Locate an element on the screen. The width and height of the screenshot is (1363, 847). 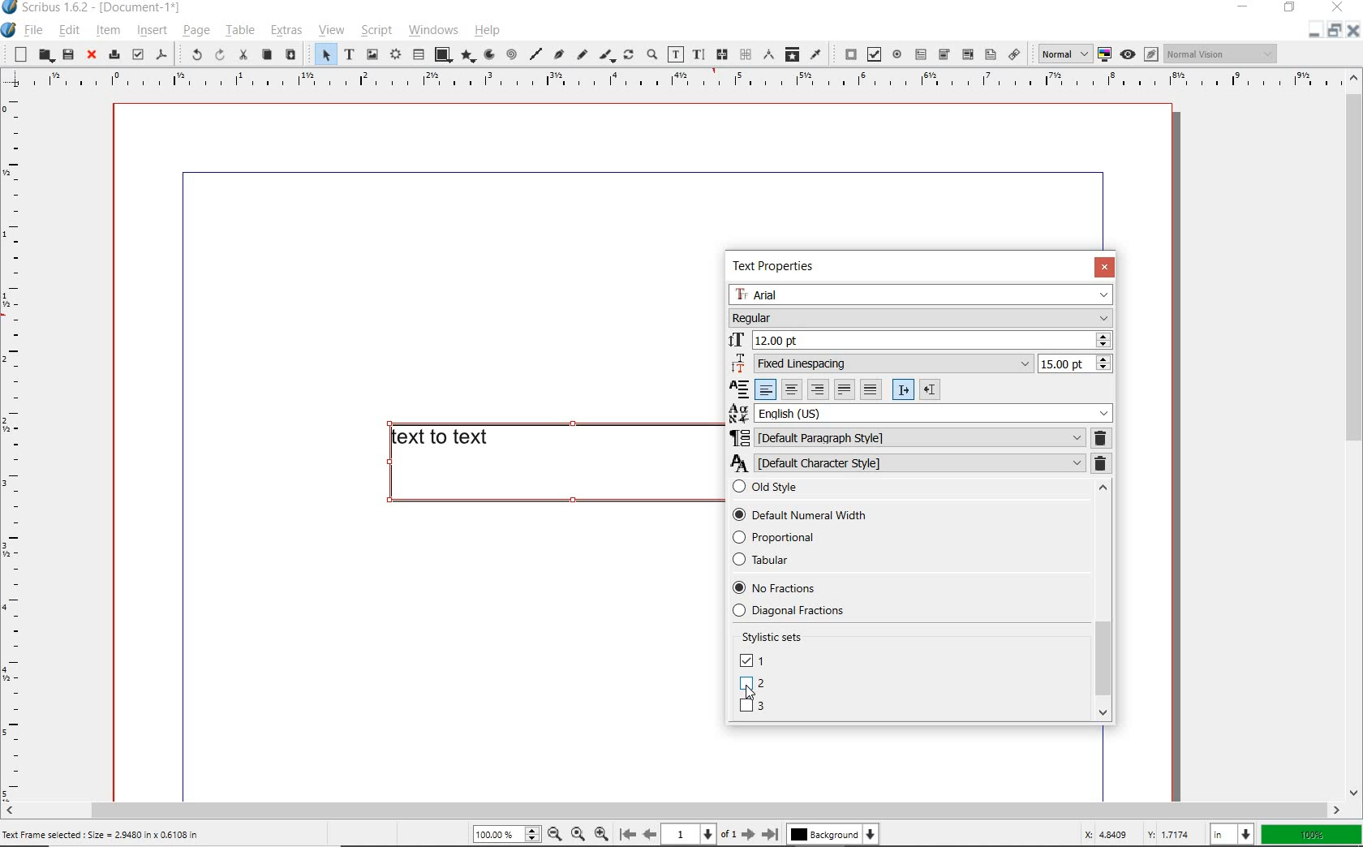
Zoom out is located at coordinates (552, 834).